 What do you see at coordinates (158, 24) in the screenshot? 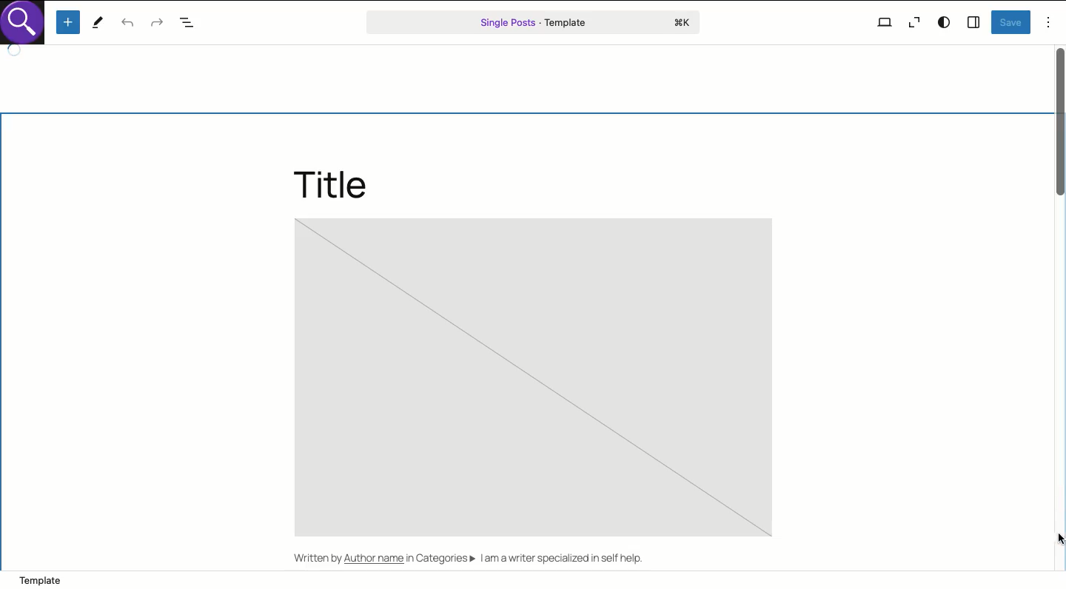
I see `Redo` at bounding box center [158, 24].